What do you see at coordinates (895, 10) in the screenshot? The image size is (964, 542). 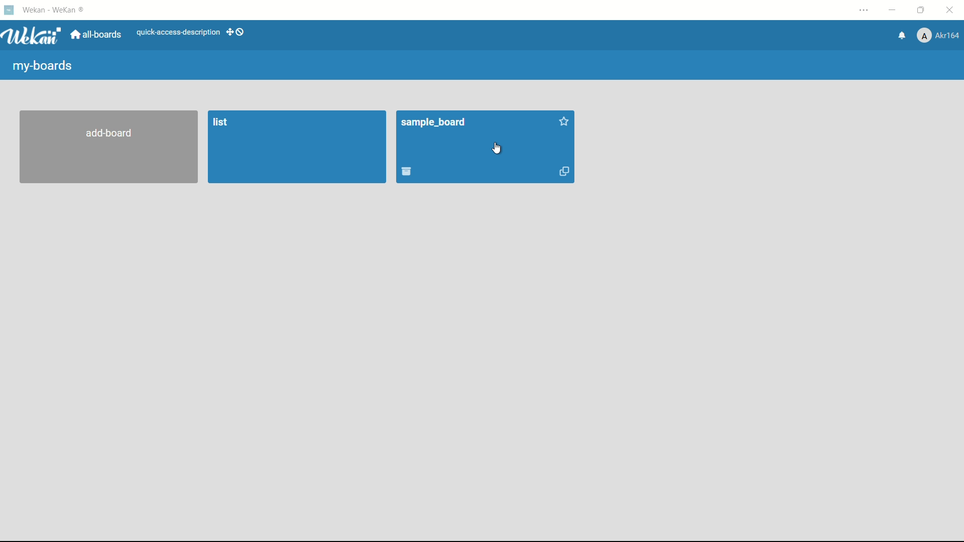 I see `minimize` at bounding box center [895, 10].